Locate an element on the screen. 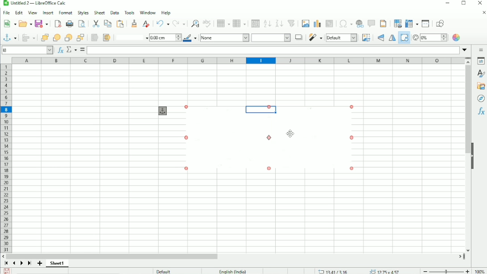  Shadow is located at coordinates (299, 37).